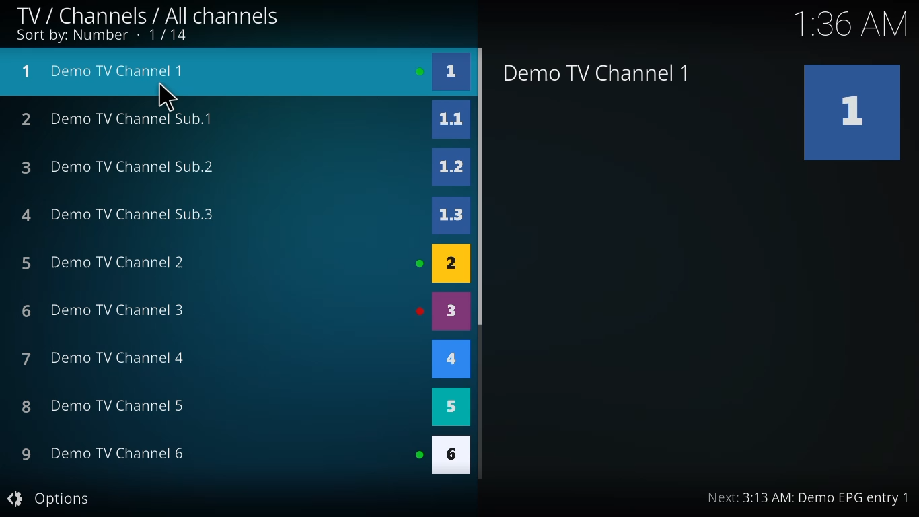  Describe the element at coordinates (104, 357) in the screenshot. I see `demo channel 4` at that location.